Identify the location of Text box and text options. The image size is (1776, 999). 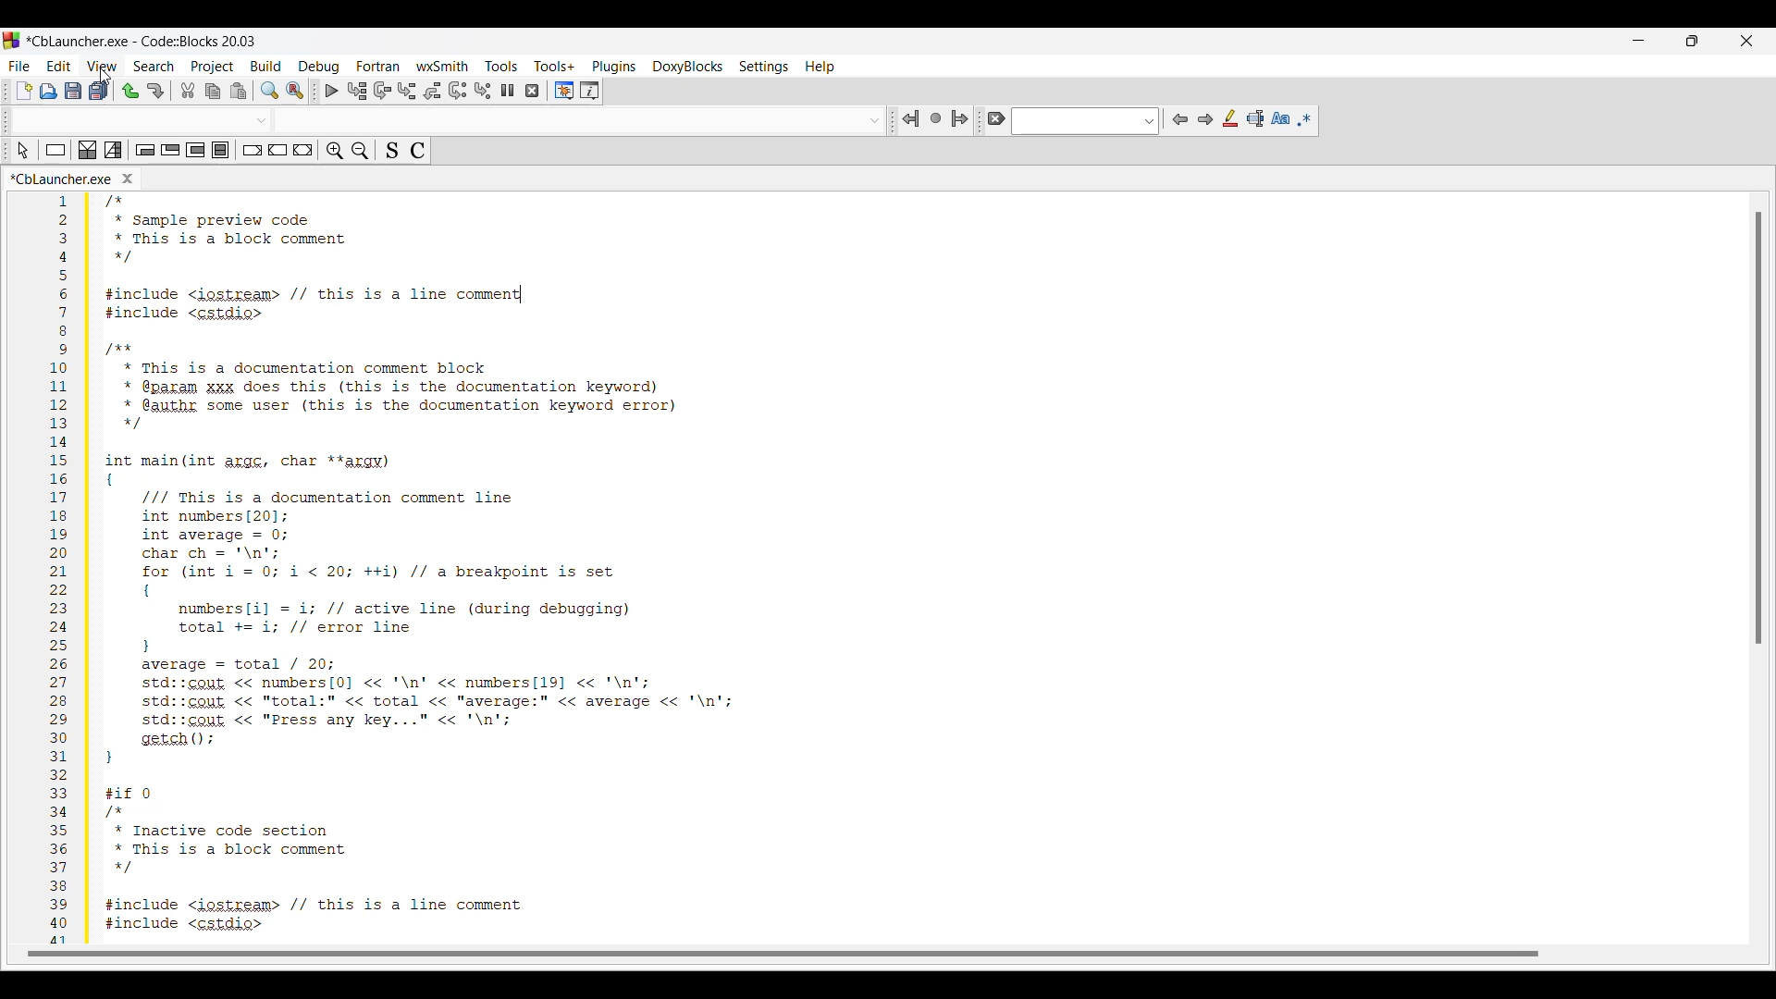
(1086, 121).